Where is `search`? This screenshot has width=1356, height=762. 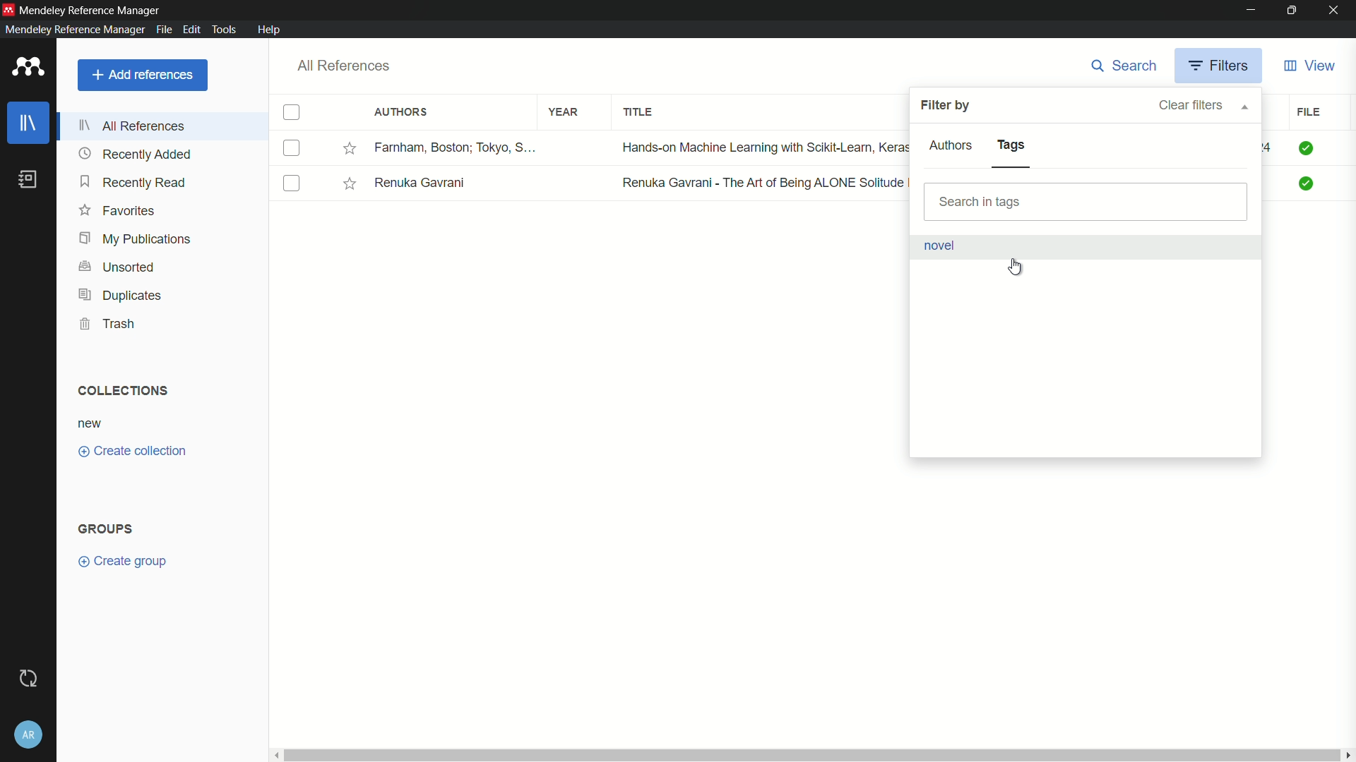 search is located at coordinates (1126, 66).